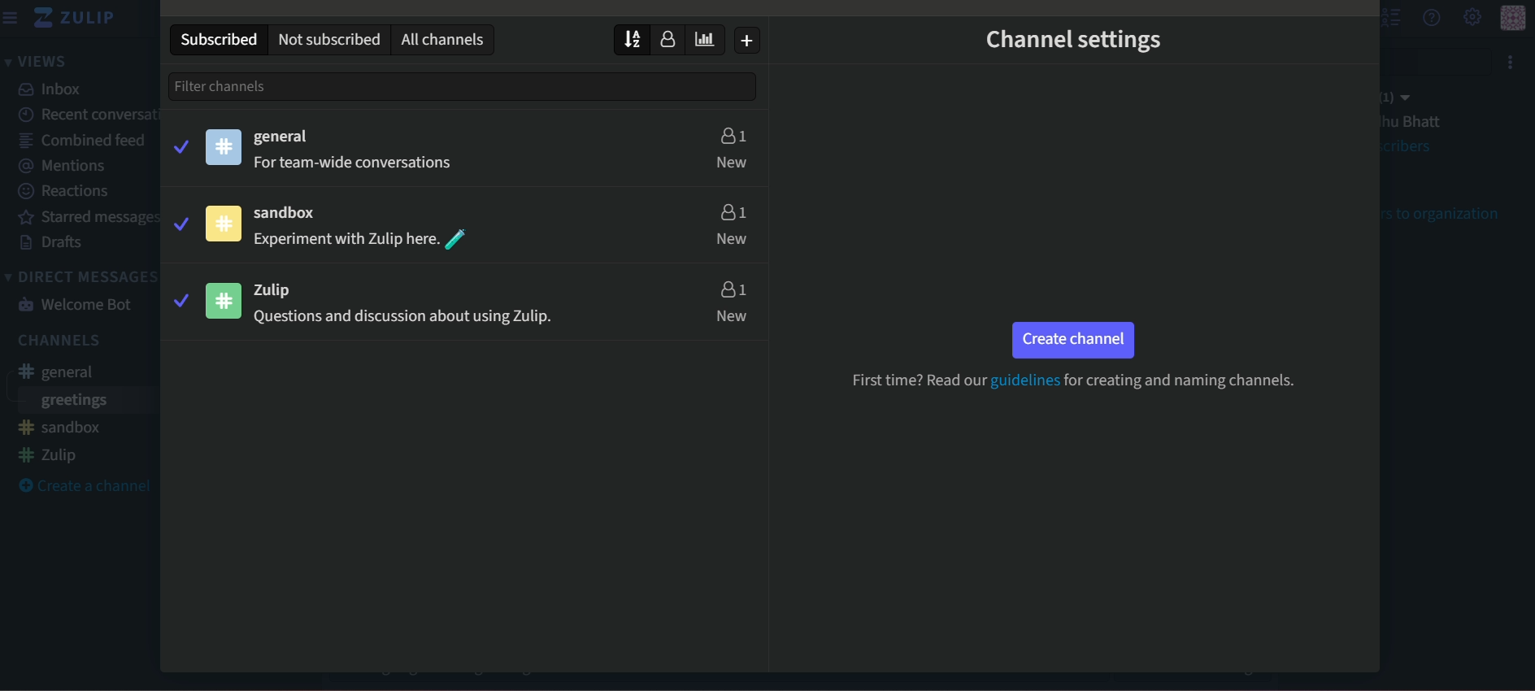 This screenshot has height=691, width=1535. I want to click on menu bar, so click(11, 17).